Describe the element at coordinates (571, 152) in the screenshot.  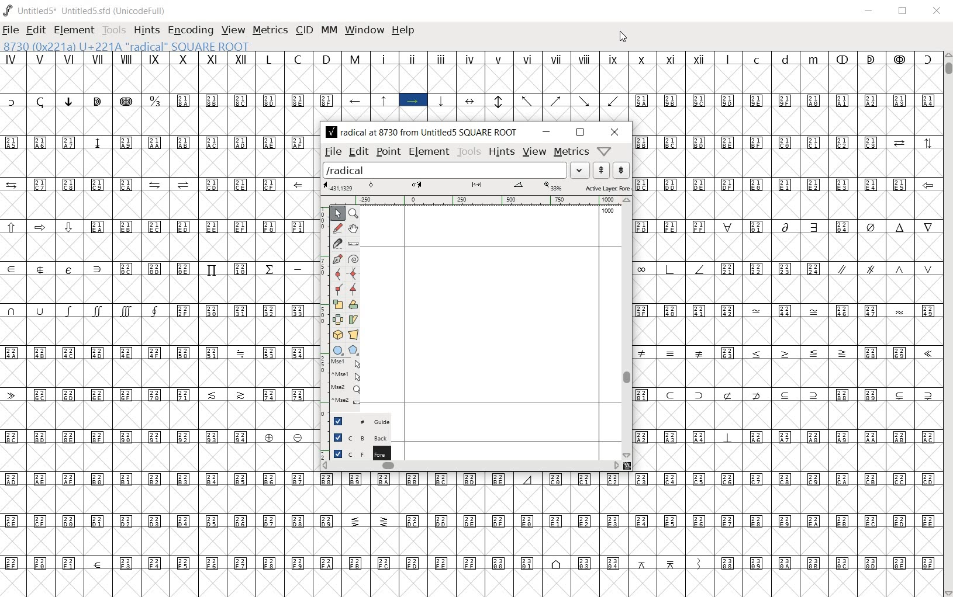
I see `metrics` at that location.